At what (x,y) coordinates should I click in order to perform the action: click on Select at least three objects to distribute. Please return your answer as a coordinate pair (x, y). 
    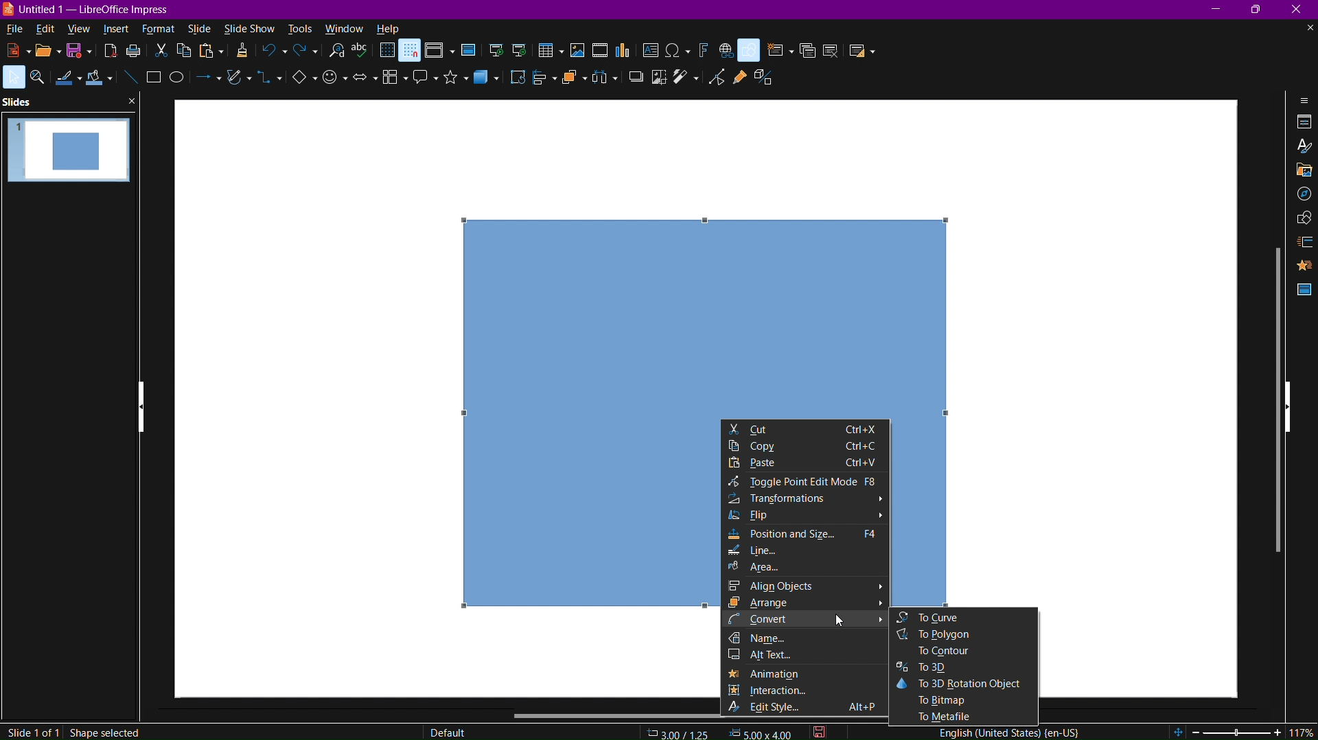
    Looking at the image, I should click on (603, 82).